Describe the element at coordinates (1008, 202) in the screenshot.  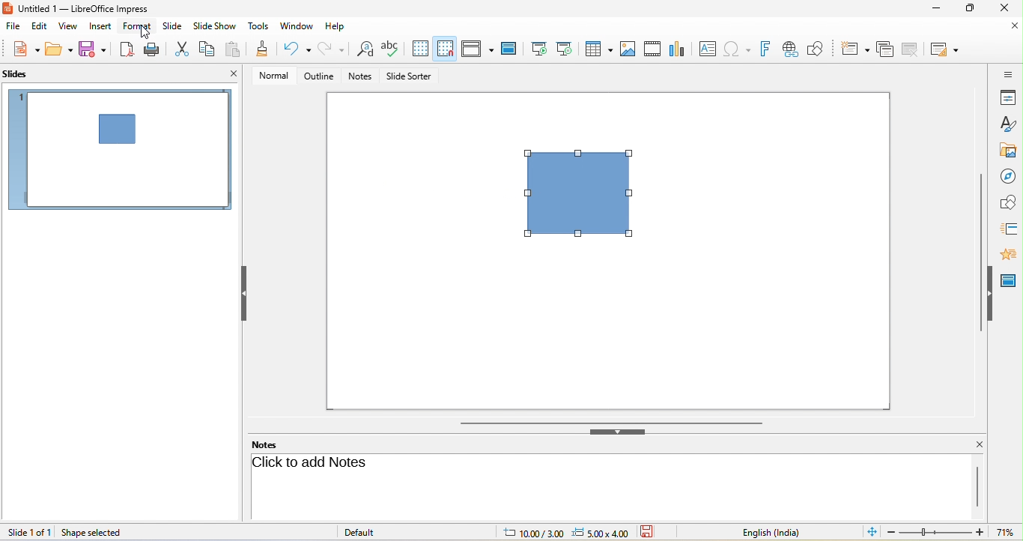
I see `shapes` at that location.